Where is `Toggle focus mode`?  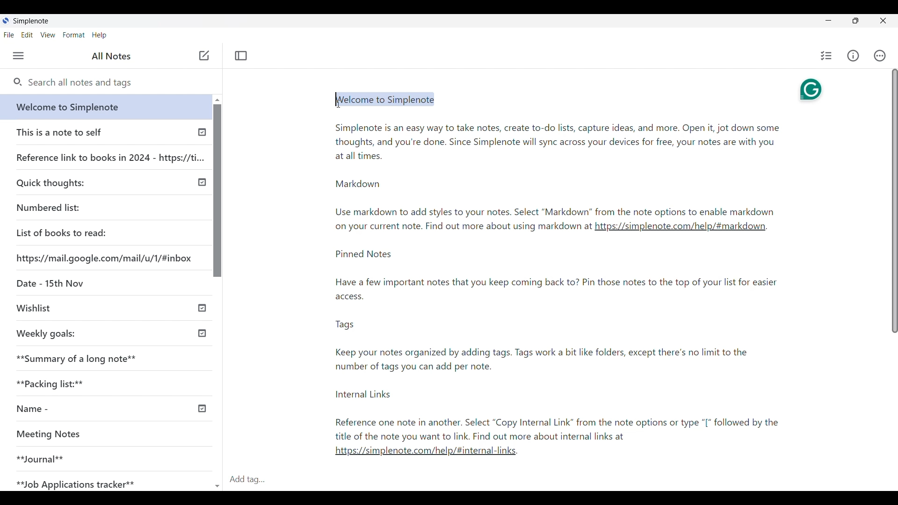 Toggle focus mode is located at coordinates (241, 56).